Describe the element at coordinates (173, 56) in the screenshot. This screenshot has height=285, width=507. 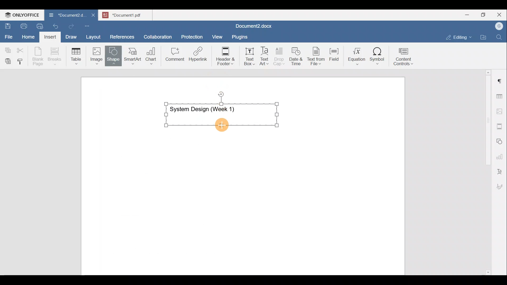
I see `Comment` at that location.